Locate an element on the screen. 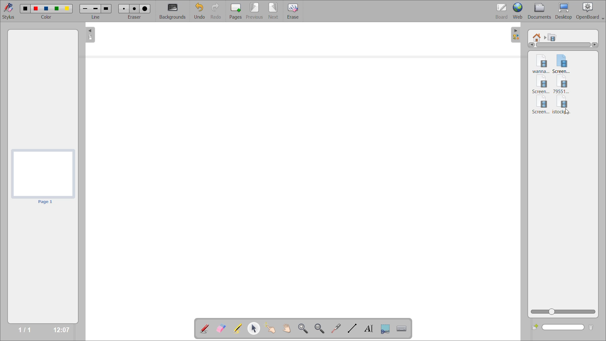 This screenshot has width=606, height=341. interact with items is located at coordinates (272, 330).